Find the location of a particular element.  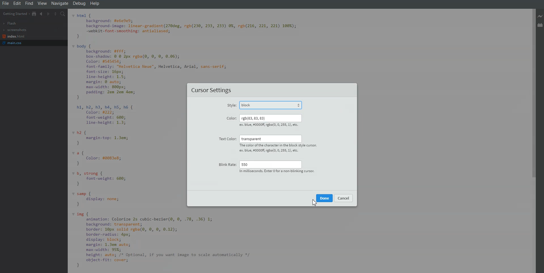

ex. blue, #0000ff, rgba(0,0,255,1), etx. is located at coordinates (269, 126).